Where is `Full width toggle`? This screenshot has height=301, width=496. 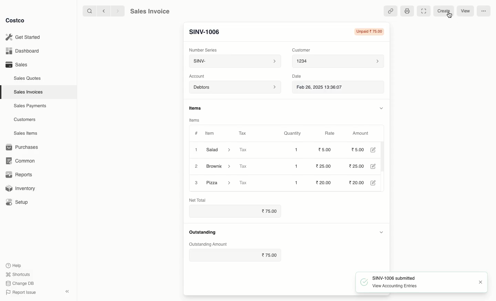
Full width toggle is located at coordinates (424, 11).